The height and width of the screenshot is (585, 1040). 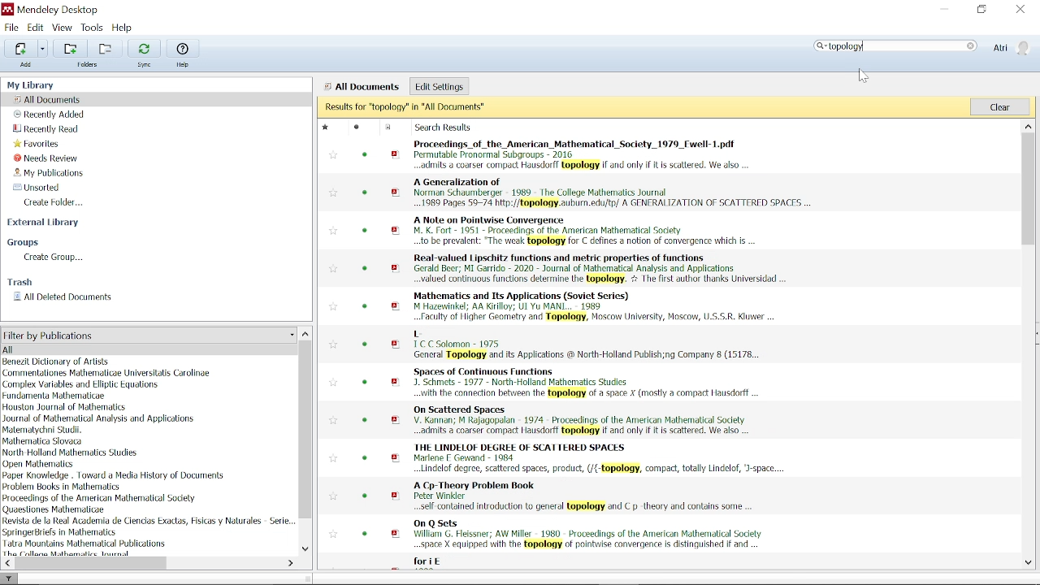 What do you see at coordinates (1012, 47) in the screenshot?
I see `Profile` at bounding box center [1012, 47].